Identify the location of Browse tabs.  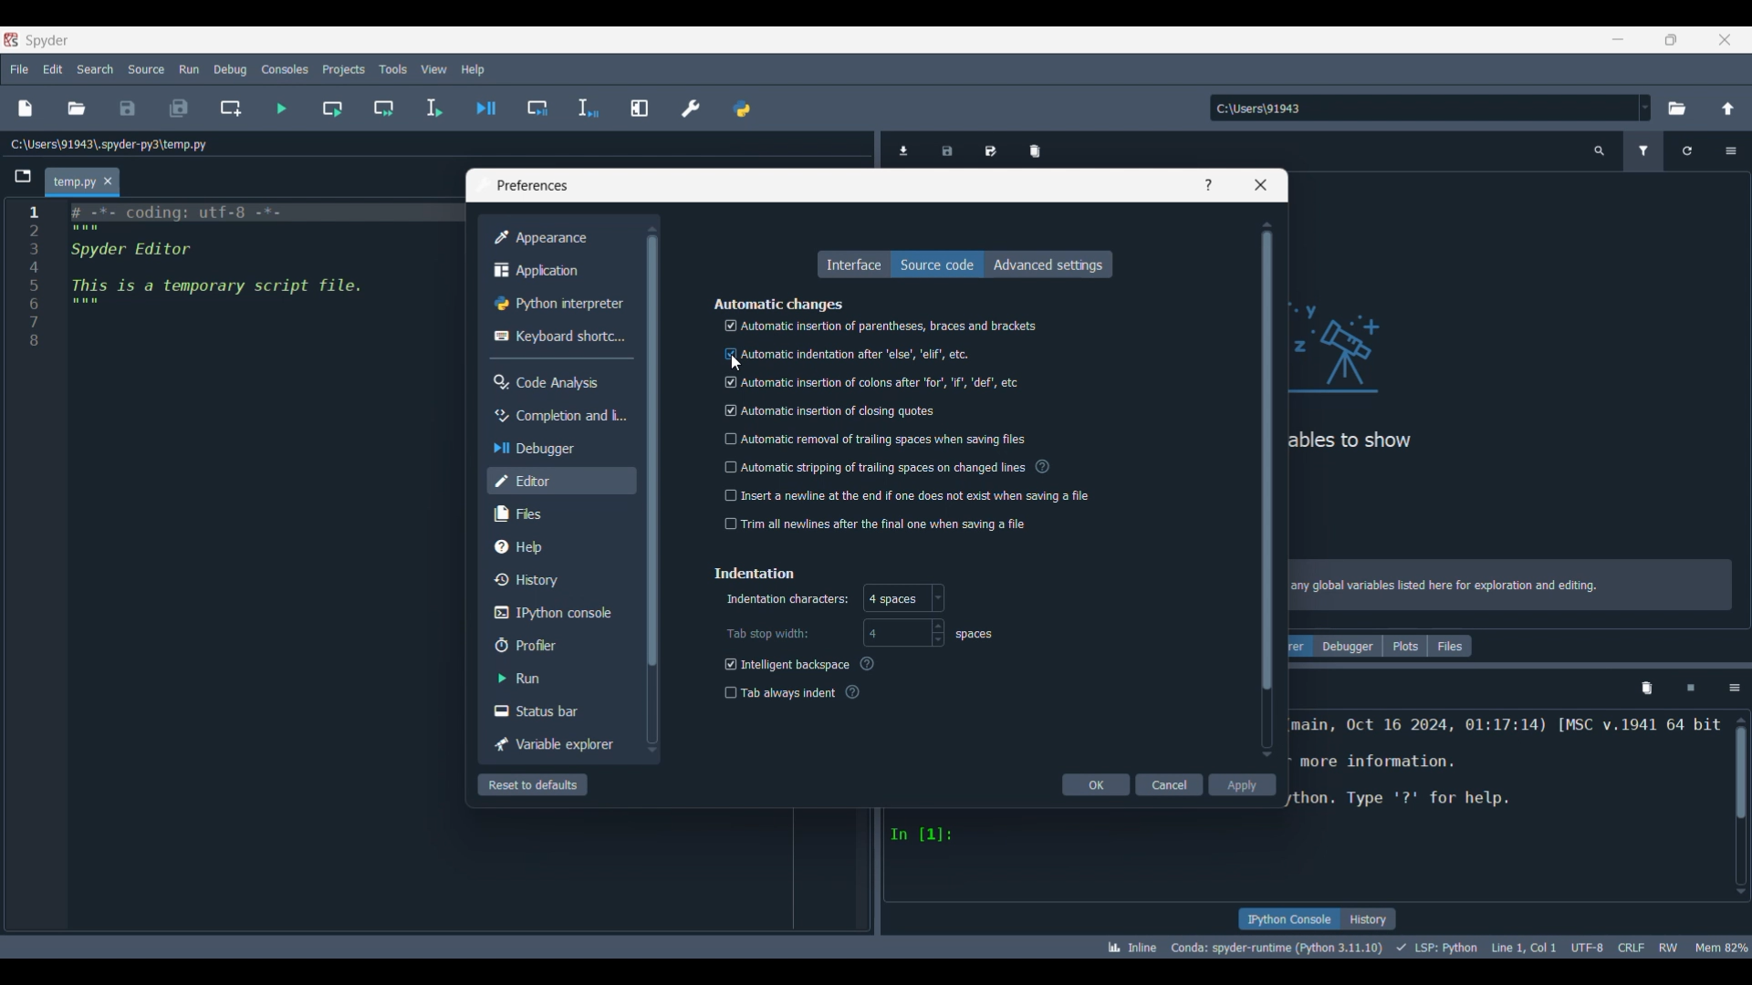
(23, 177).